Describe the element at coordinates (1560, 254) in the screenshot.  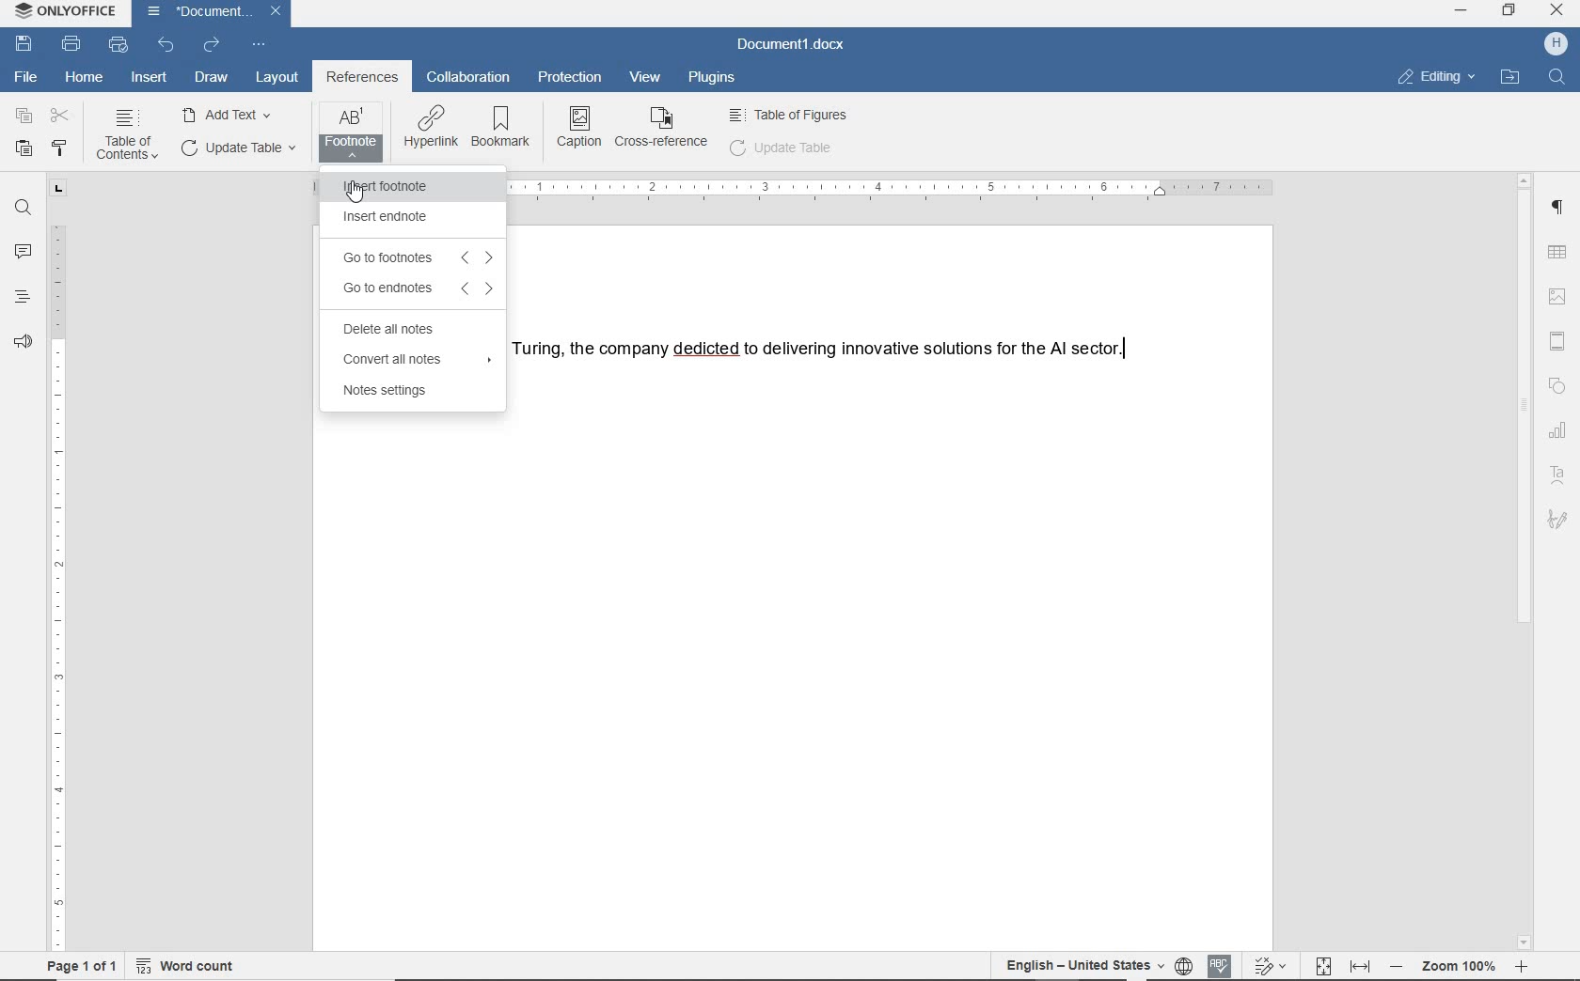
I see `TABLE` at that location.